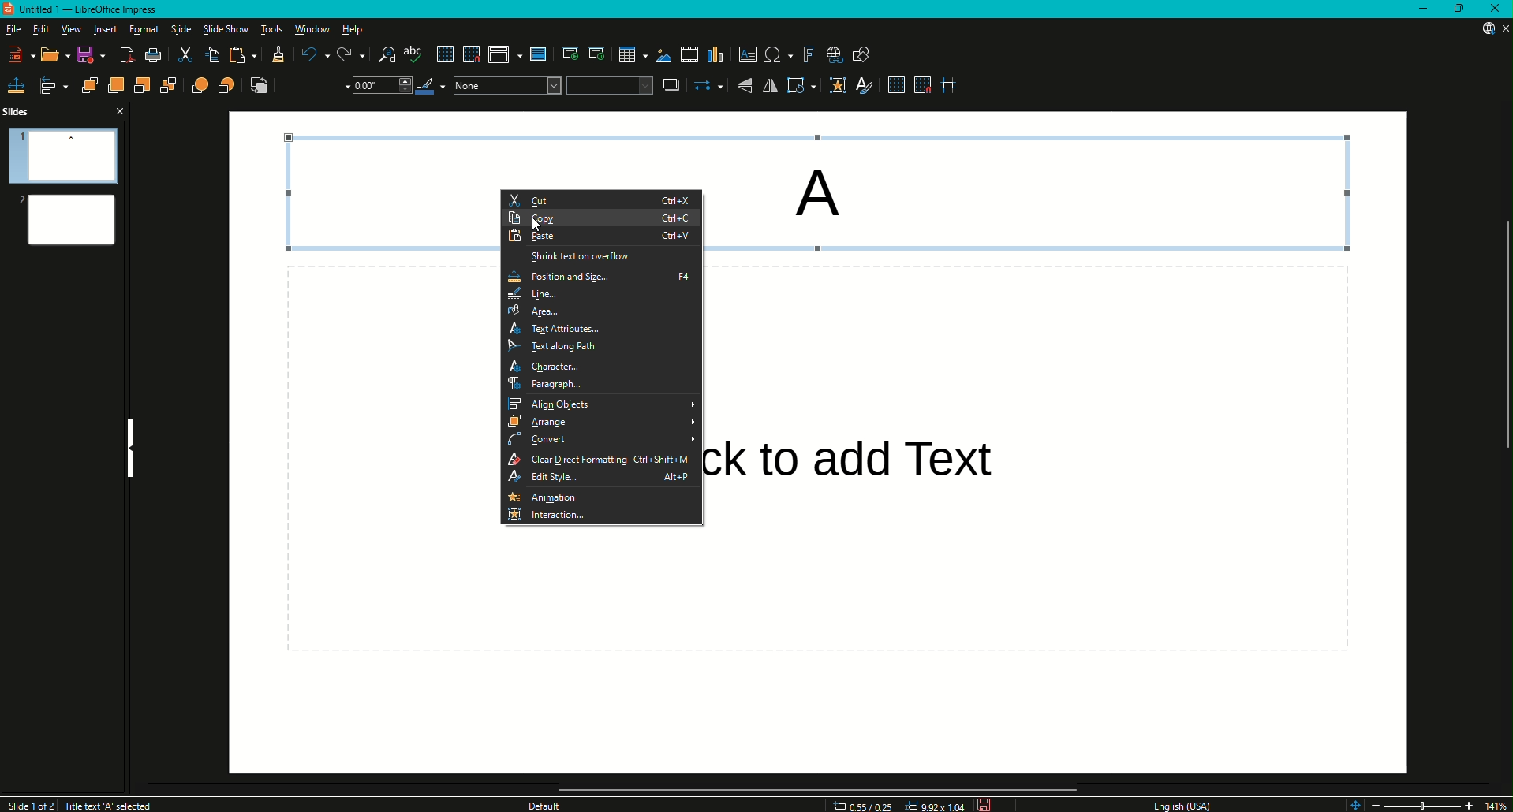  Describe the element at coordinates (440, 53) in the screenshot. I see `Display Grid` at that location.